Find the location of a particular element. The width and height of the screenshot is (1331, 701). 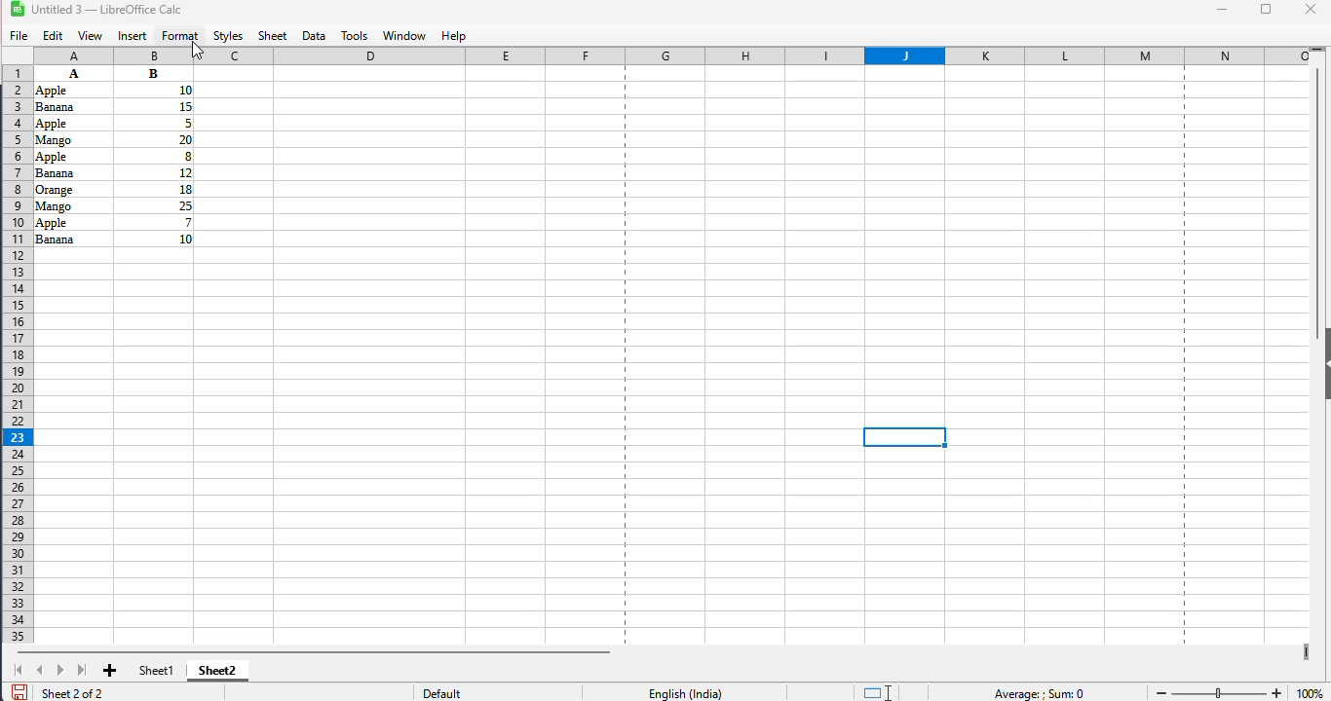

cursor is located at coordinates (197, 51).